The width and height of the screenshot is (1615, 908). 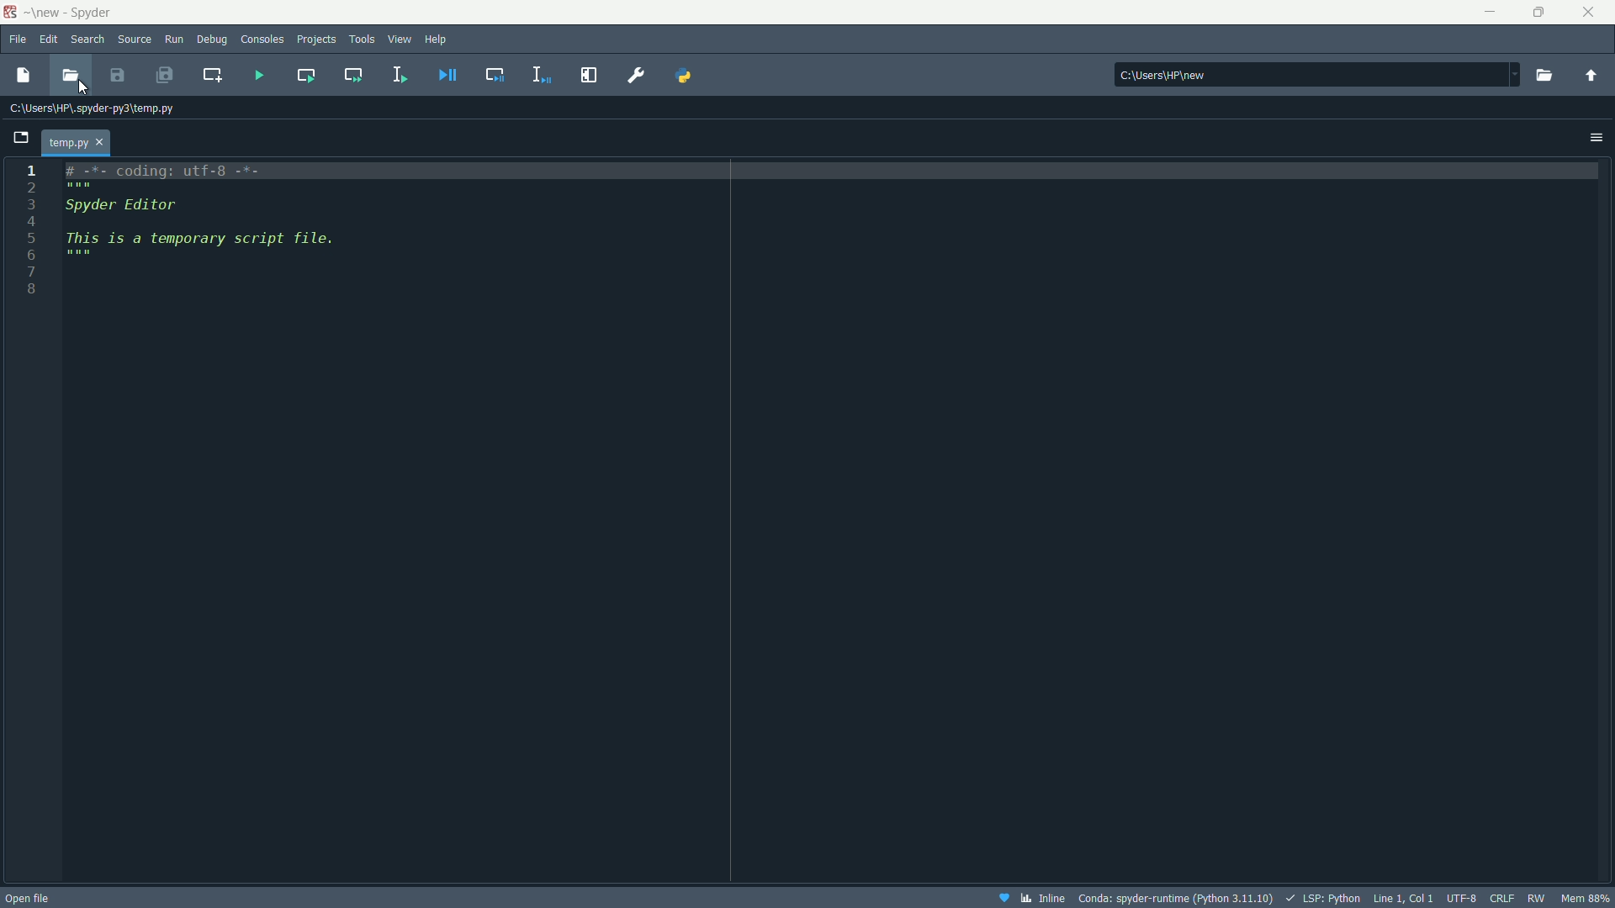 What do you see at coordinates (352, 75) in the screenshot?
I see `Run current cell and go to the next one` at bounding box center [352, 75].